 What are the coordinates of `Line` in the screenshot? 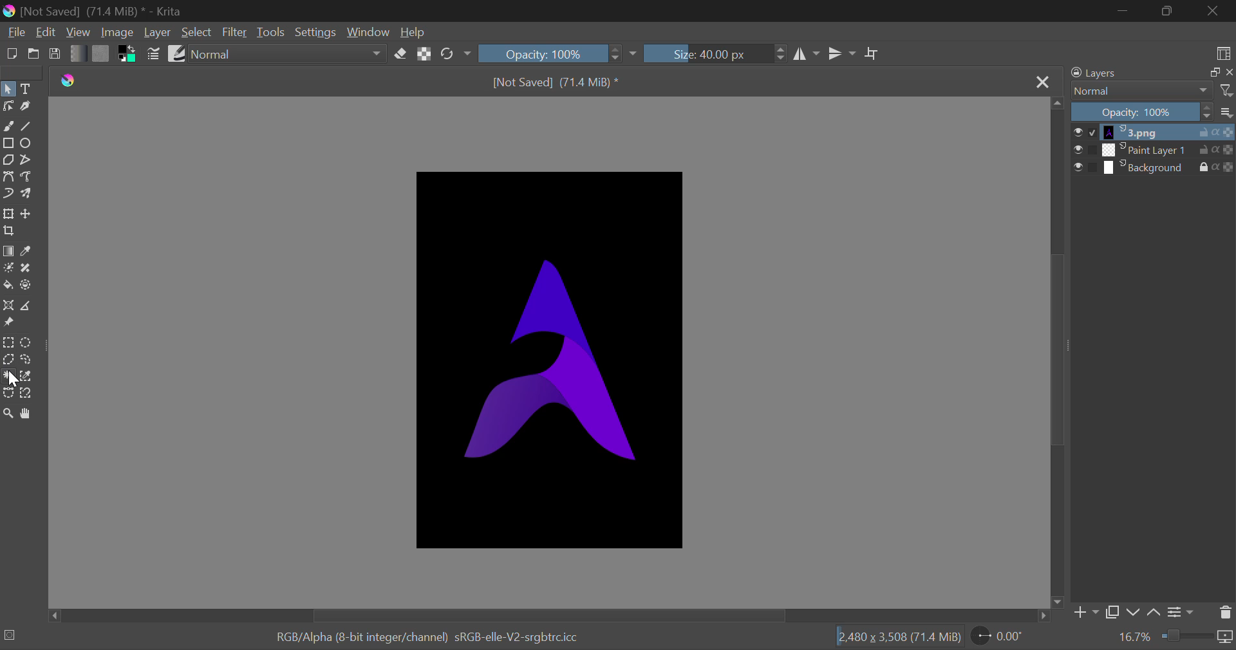 It's located at (28, 127).